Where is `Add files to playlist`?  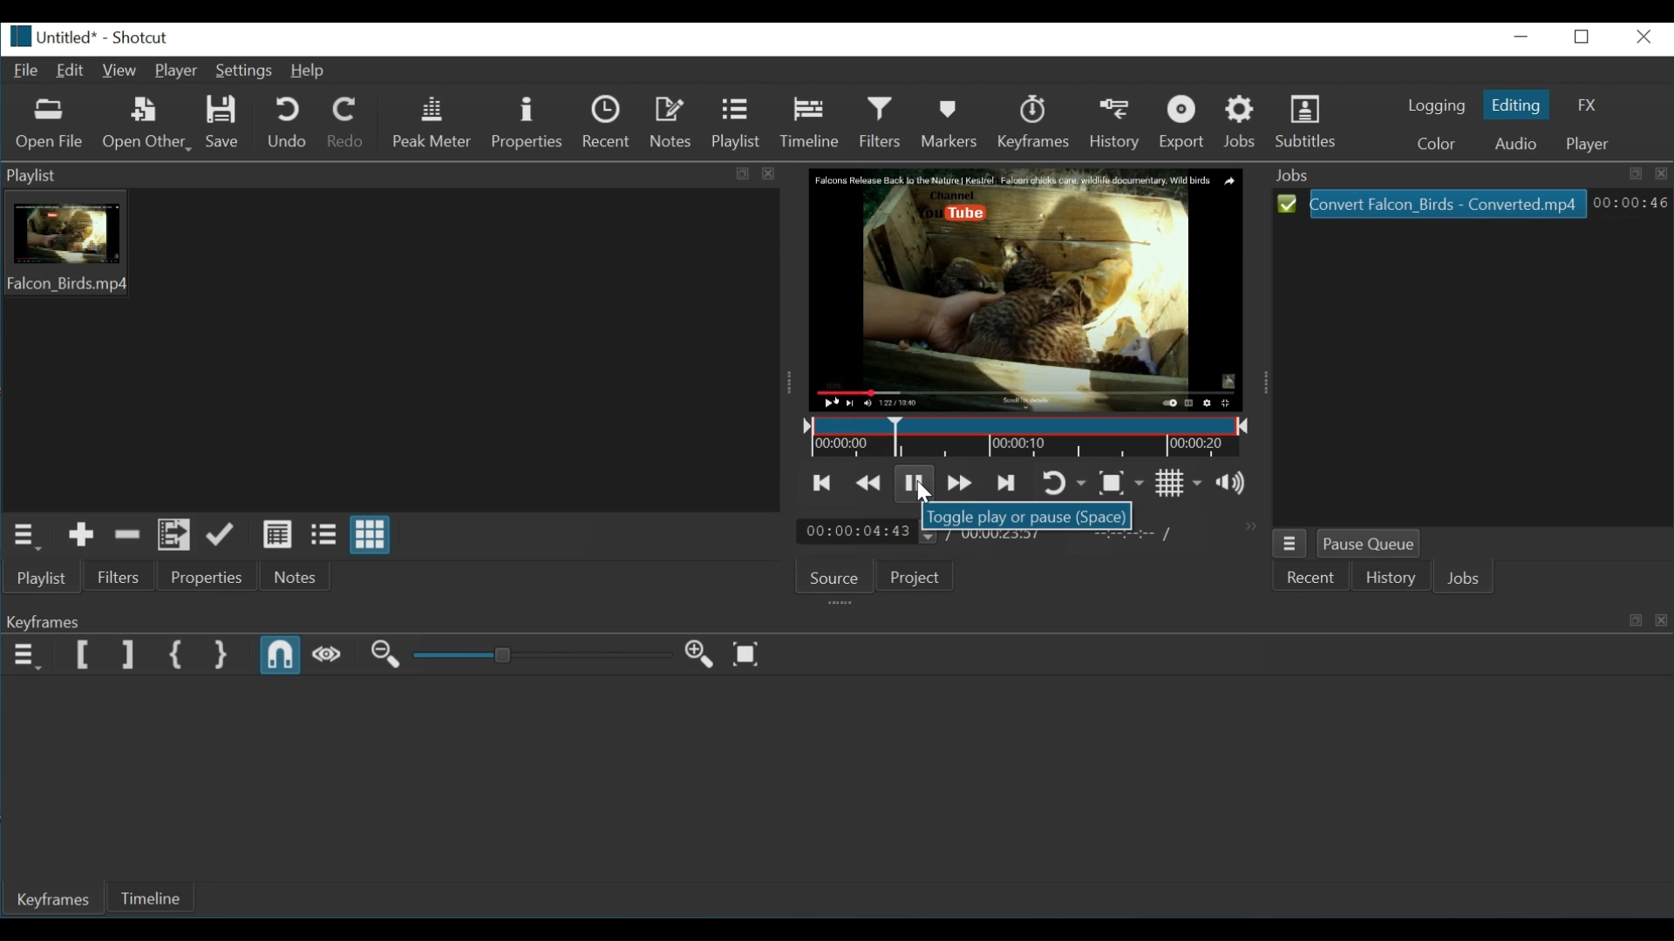
Add files to playlist is located at coordinates (174, 536).